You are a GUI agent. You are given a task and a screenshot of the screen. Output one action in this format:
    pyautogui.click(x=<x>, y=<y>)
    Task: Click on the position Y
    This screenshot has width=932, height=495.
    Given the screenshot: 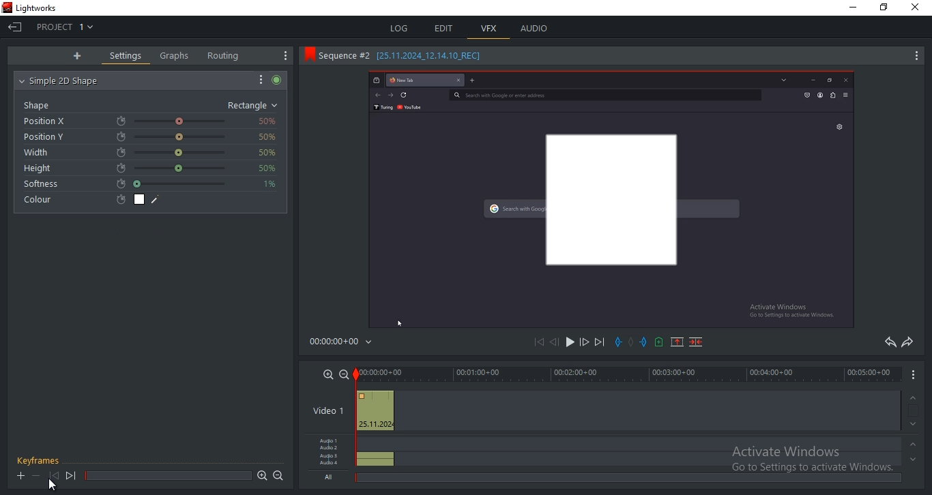 What is the action you would take?
    pyautogui.click(x=151, y=137)
    